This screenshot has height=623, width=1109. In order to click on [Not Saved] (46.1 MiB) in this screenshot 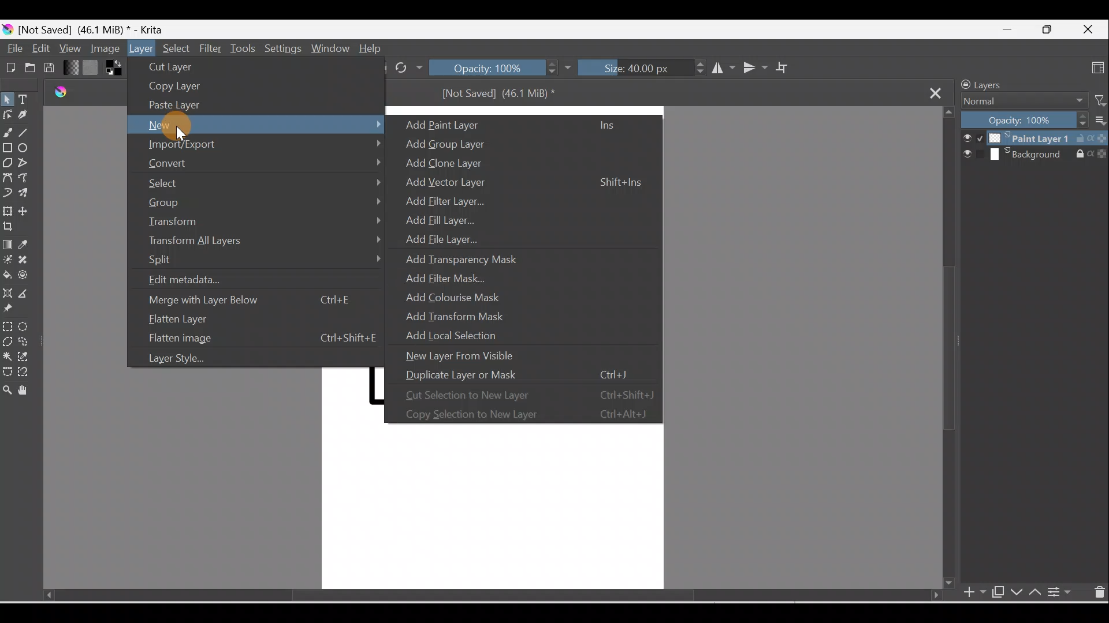, I will do `click(503, 96)`.